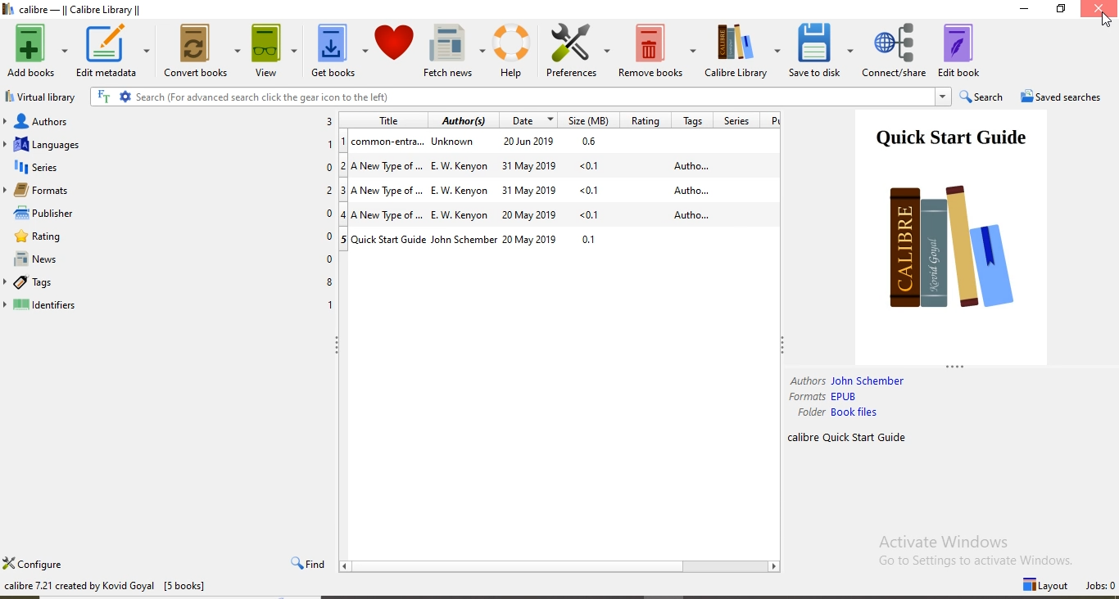 The image size is (1119, 599). What do you see at coordinates (587, 142) in the screenshot?
I see `0.6` at bounding box center [587, 142].